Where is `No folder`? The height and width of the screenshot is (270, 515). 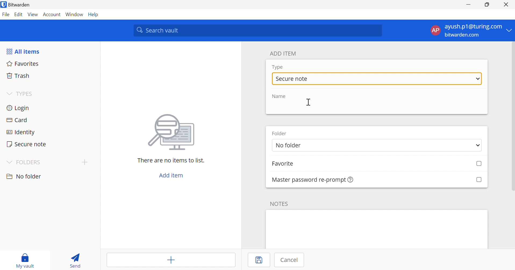 No folder is located at coordinates (25, 176).